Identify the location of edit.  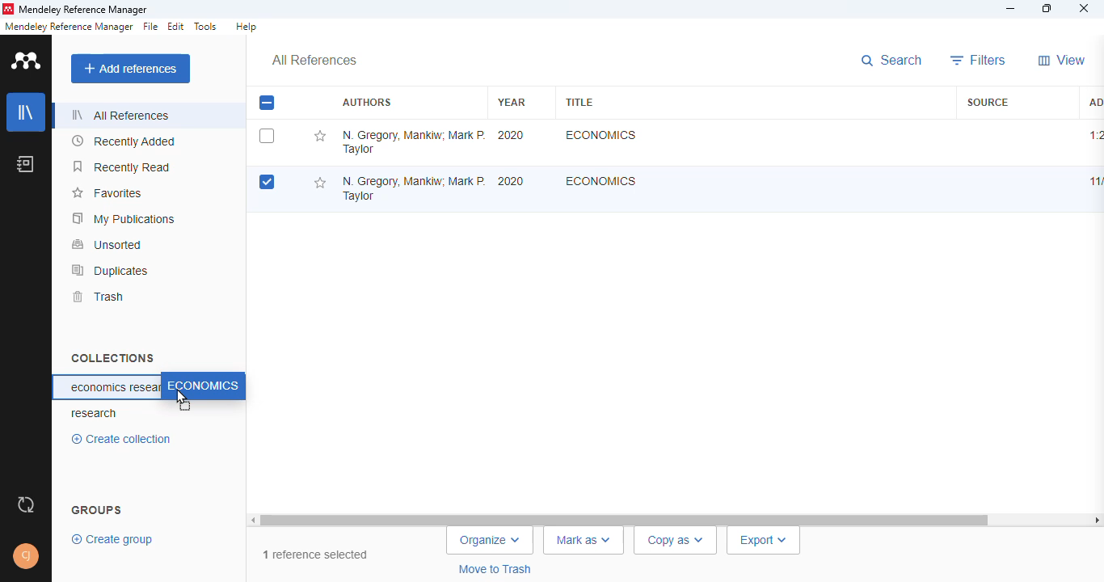
(177, 27).